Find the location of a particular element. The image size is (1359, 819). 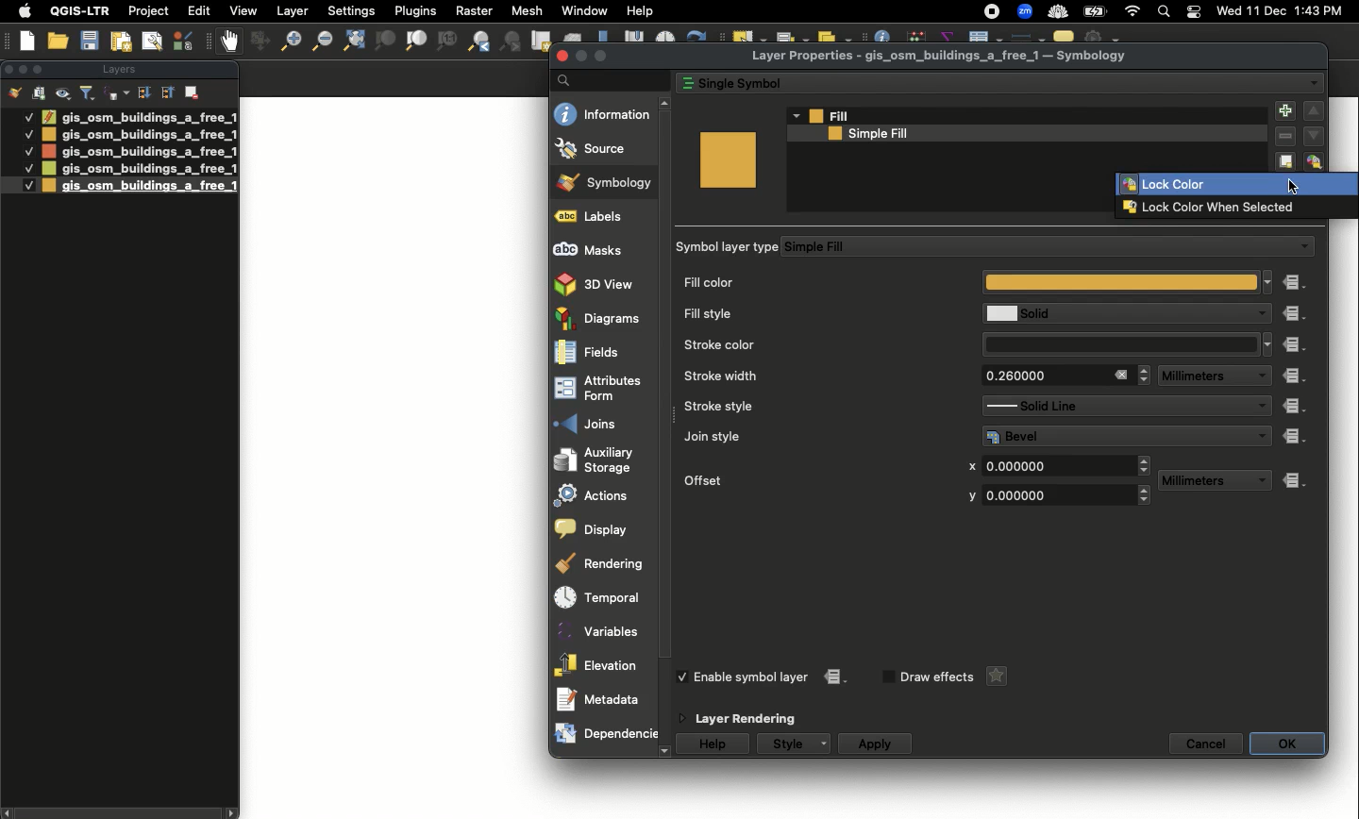

Color is located at coordinates (728, 159).